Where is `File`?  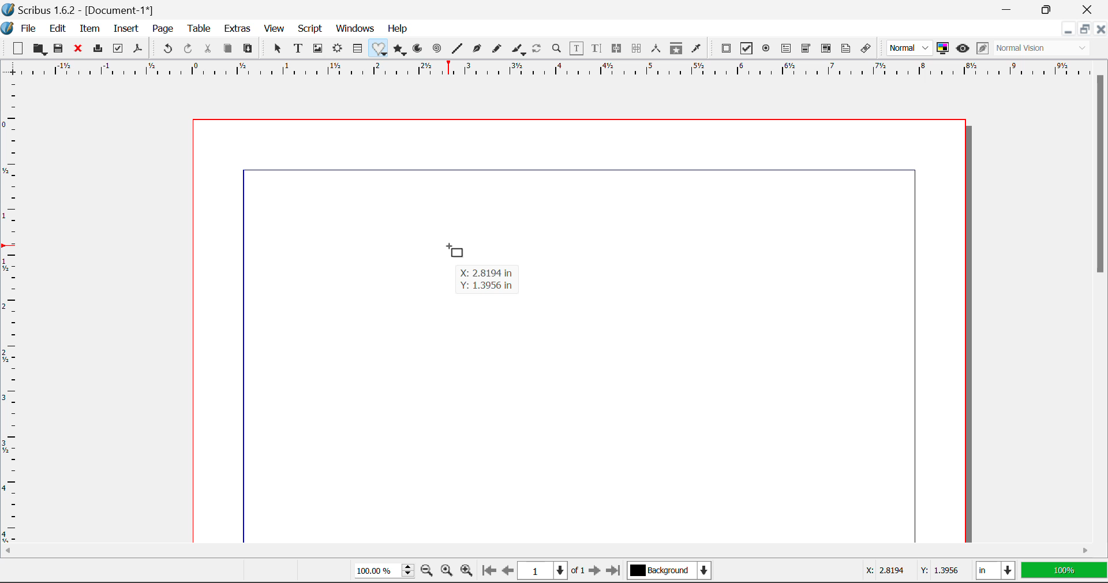
File is located at coordinates (29, 29).